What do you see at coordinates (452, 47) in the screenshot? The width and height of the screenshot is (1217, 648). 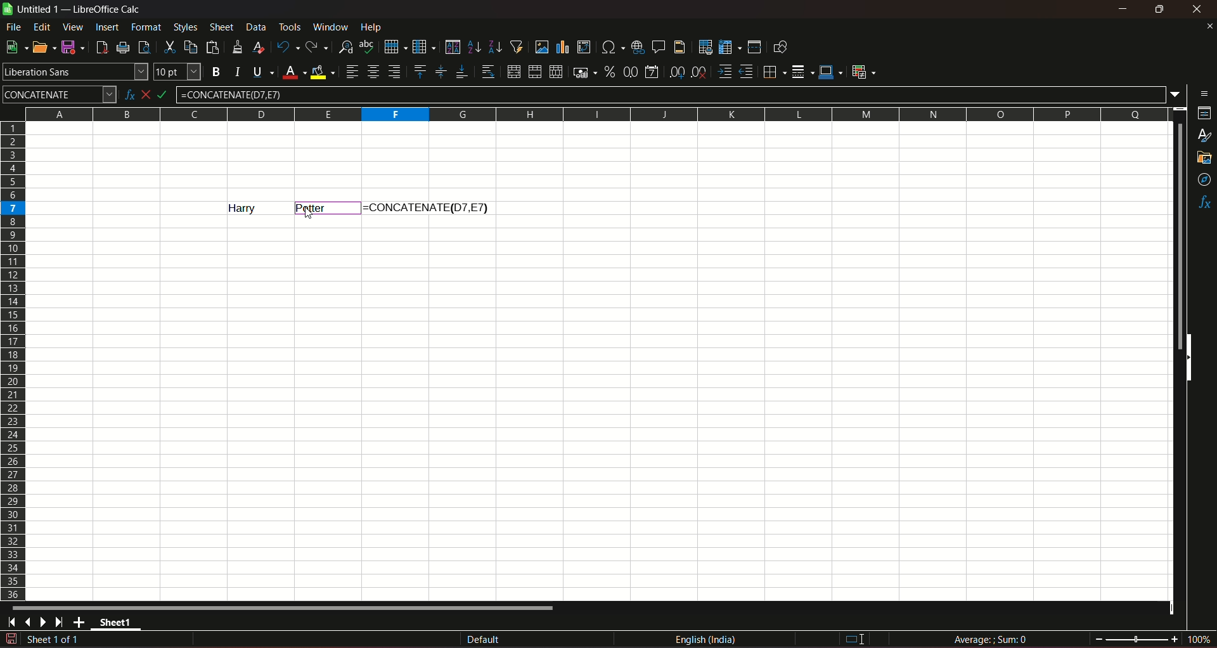 I see `sort` at bounding box center [452, 47].